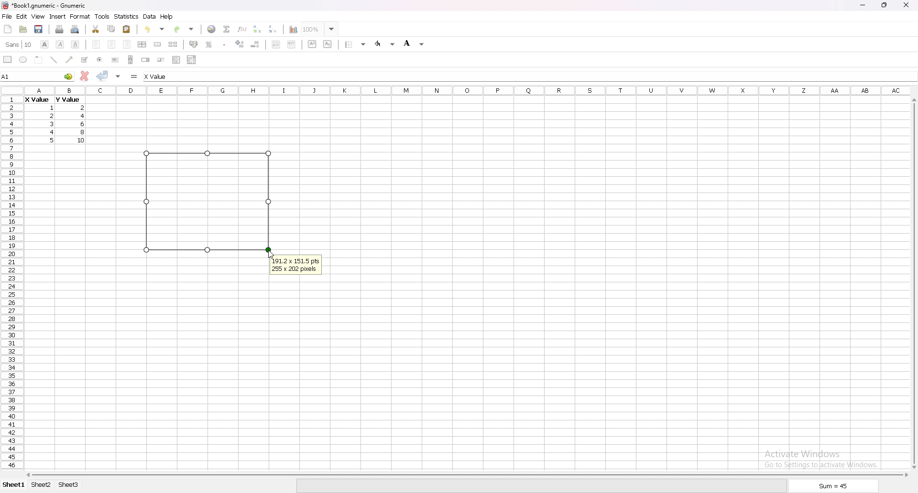  Describe the element at coordinates (320, 29) in the screenshot. I see `zoom` at that location.